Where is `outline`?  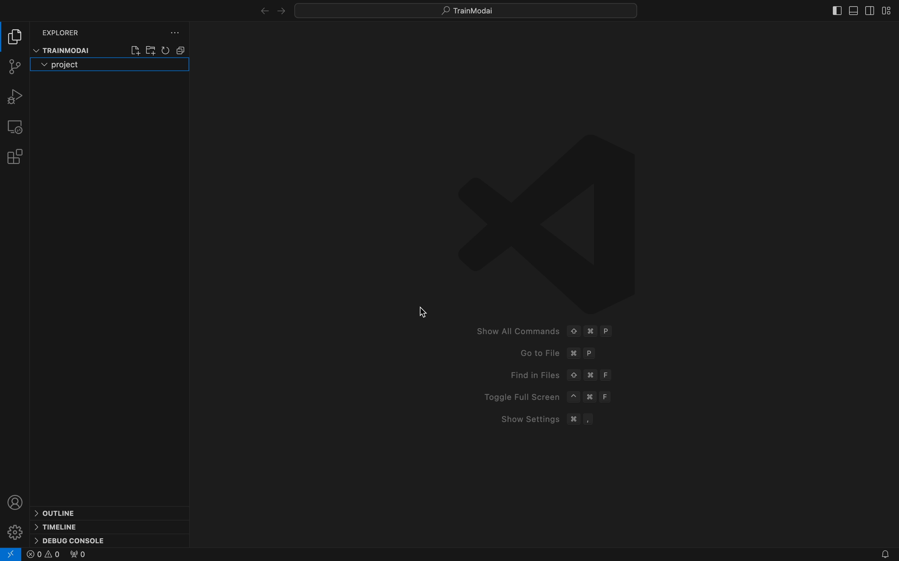 outline is located at coordinates (61, 512).